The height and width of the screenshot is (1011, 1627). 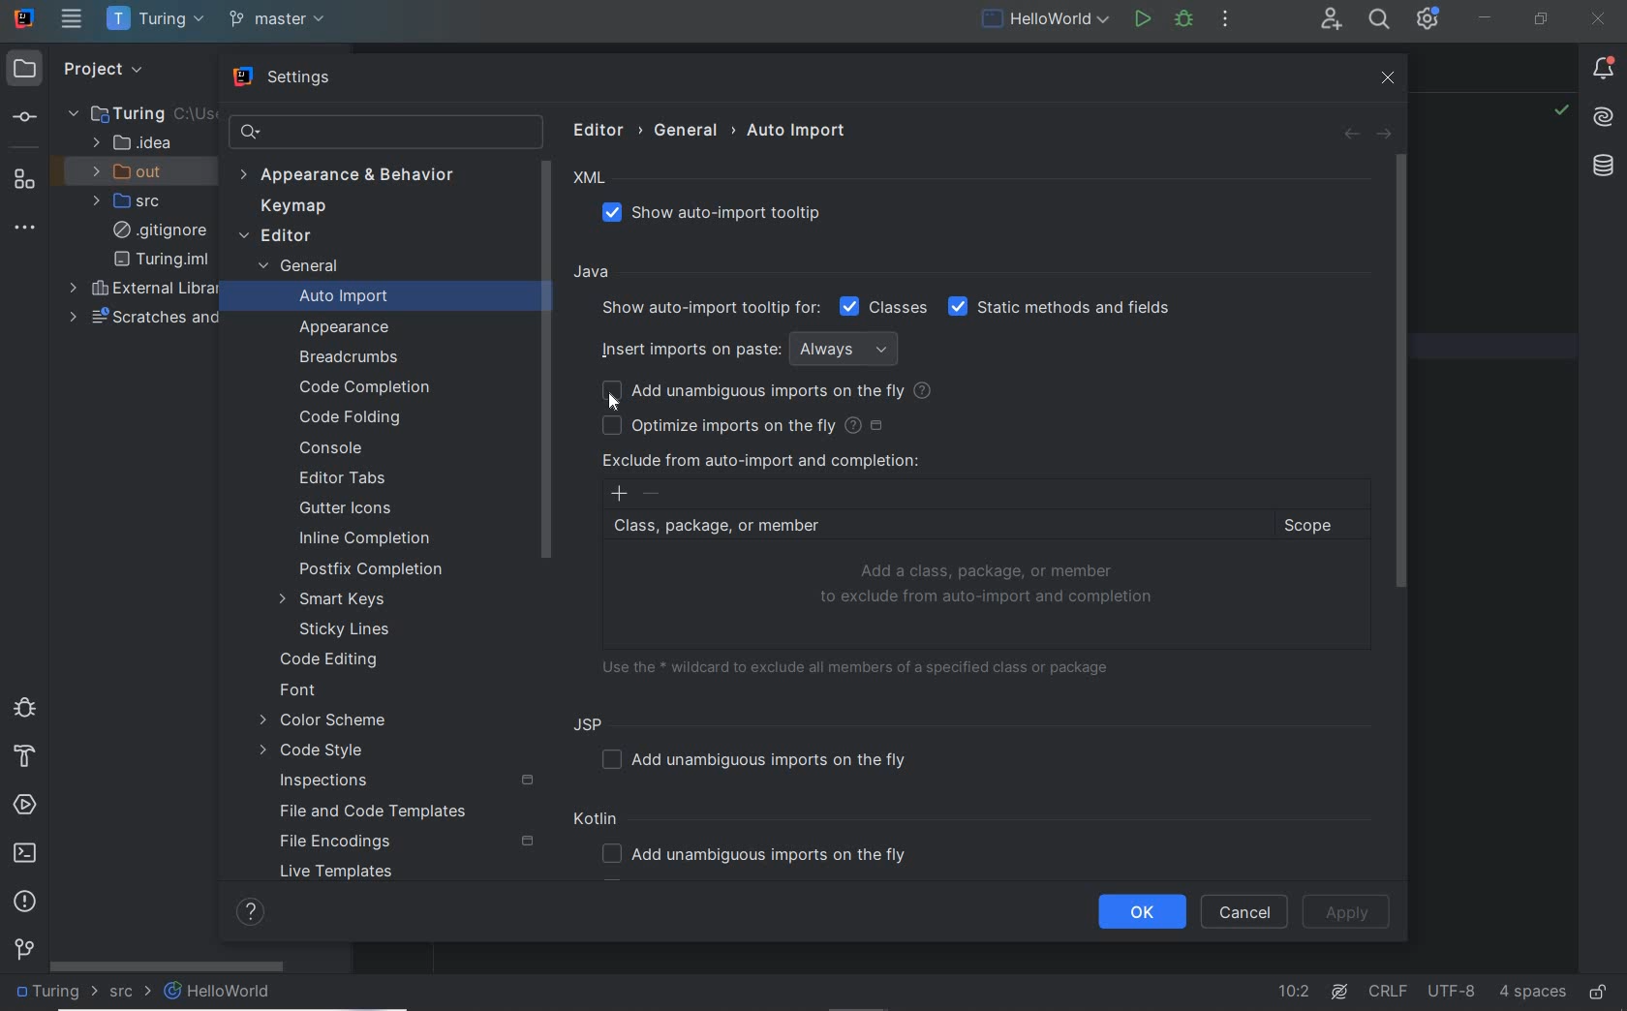 What do you see at coordinates (318, 752) in the screenshot?
I see `CODE STYLE` at bounding box center [318, 752].